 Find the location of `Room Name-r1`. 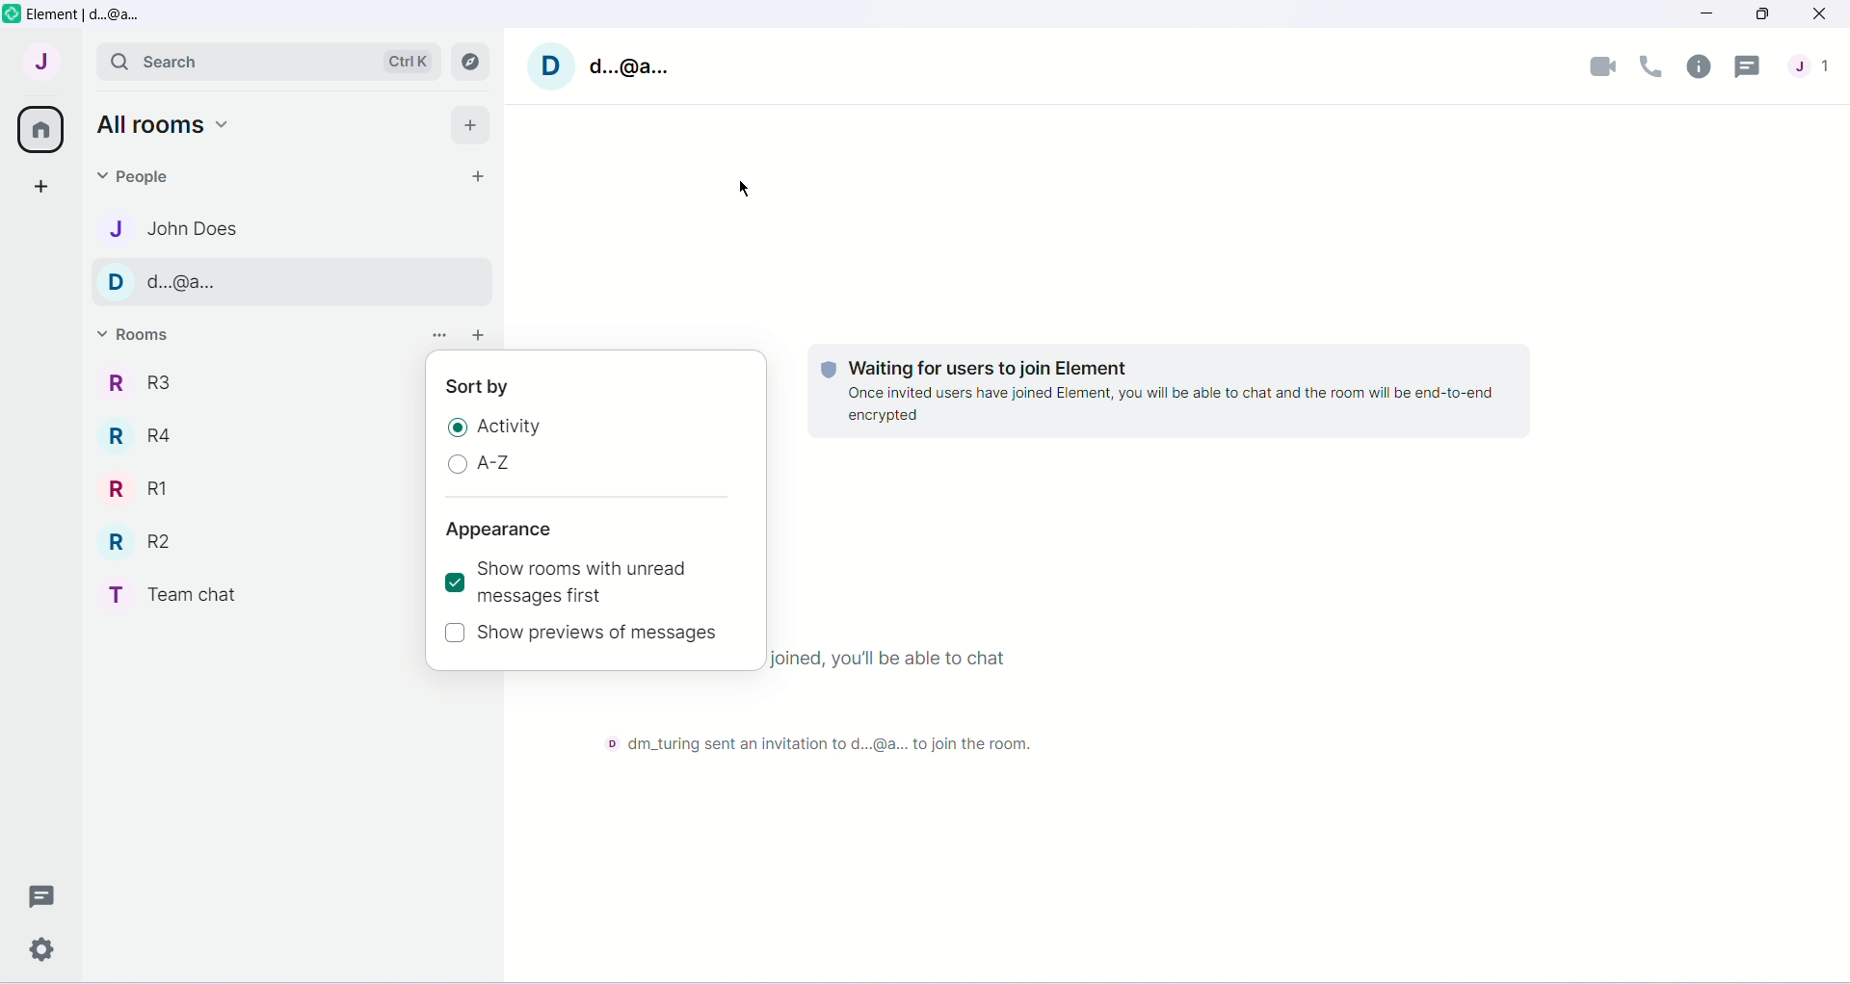

Room Name-r1 is located at coordinates (140, 490).